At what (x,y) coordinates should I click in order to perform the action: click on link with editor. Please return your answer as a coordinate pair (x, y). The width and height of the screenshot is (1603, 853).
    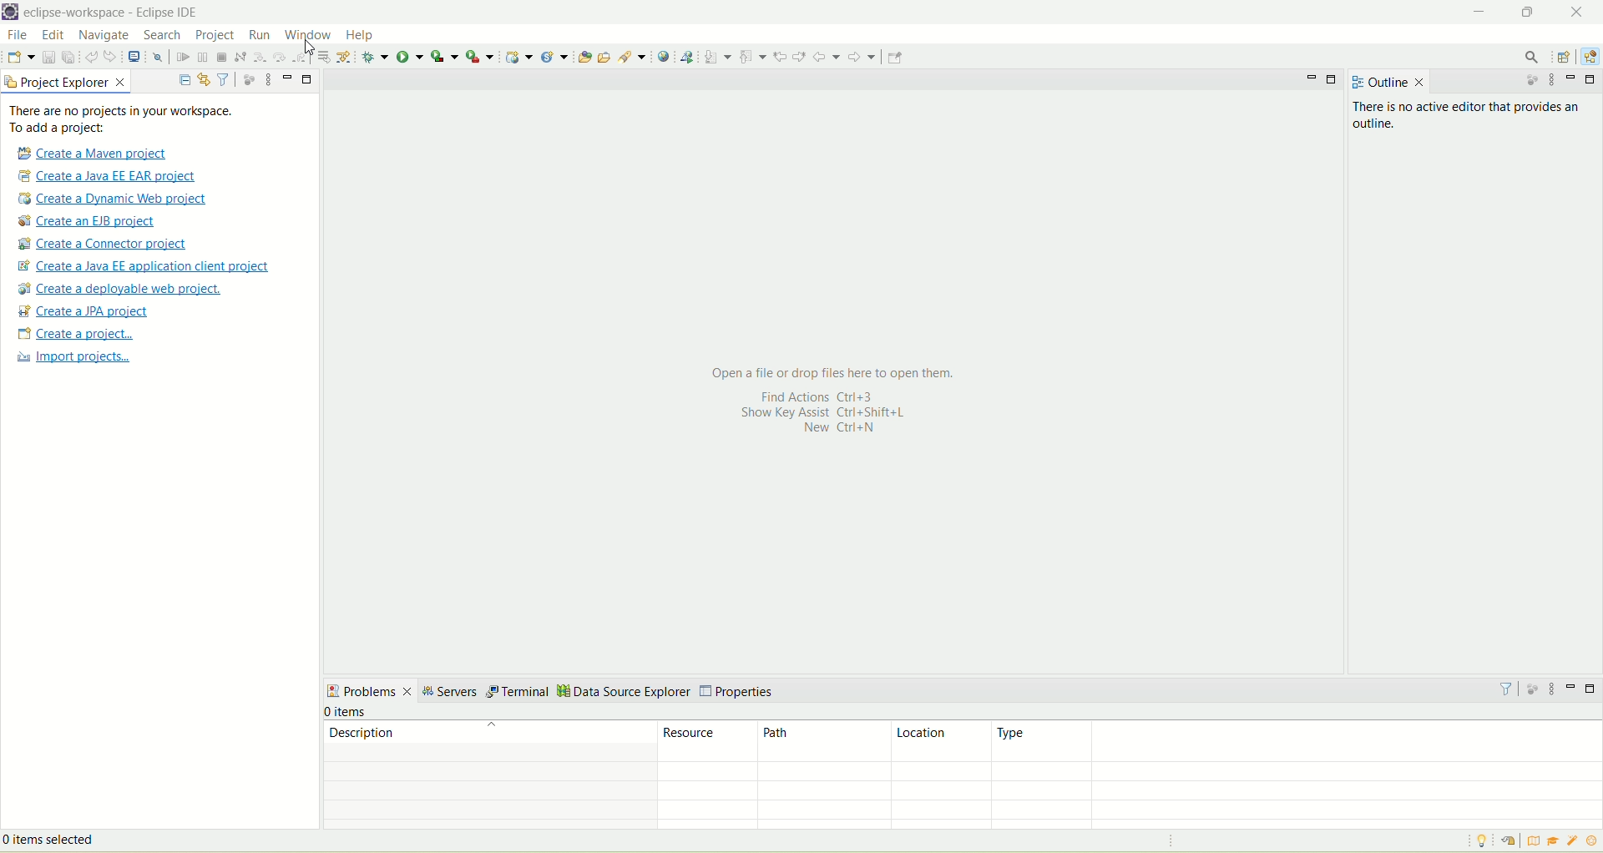
    Looking at the image, I should click on (204, 78).